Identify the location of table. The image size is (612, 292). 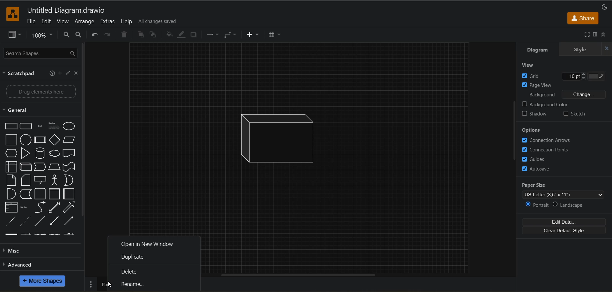
(275, 36).